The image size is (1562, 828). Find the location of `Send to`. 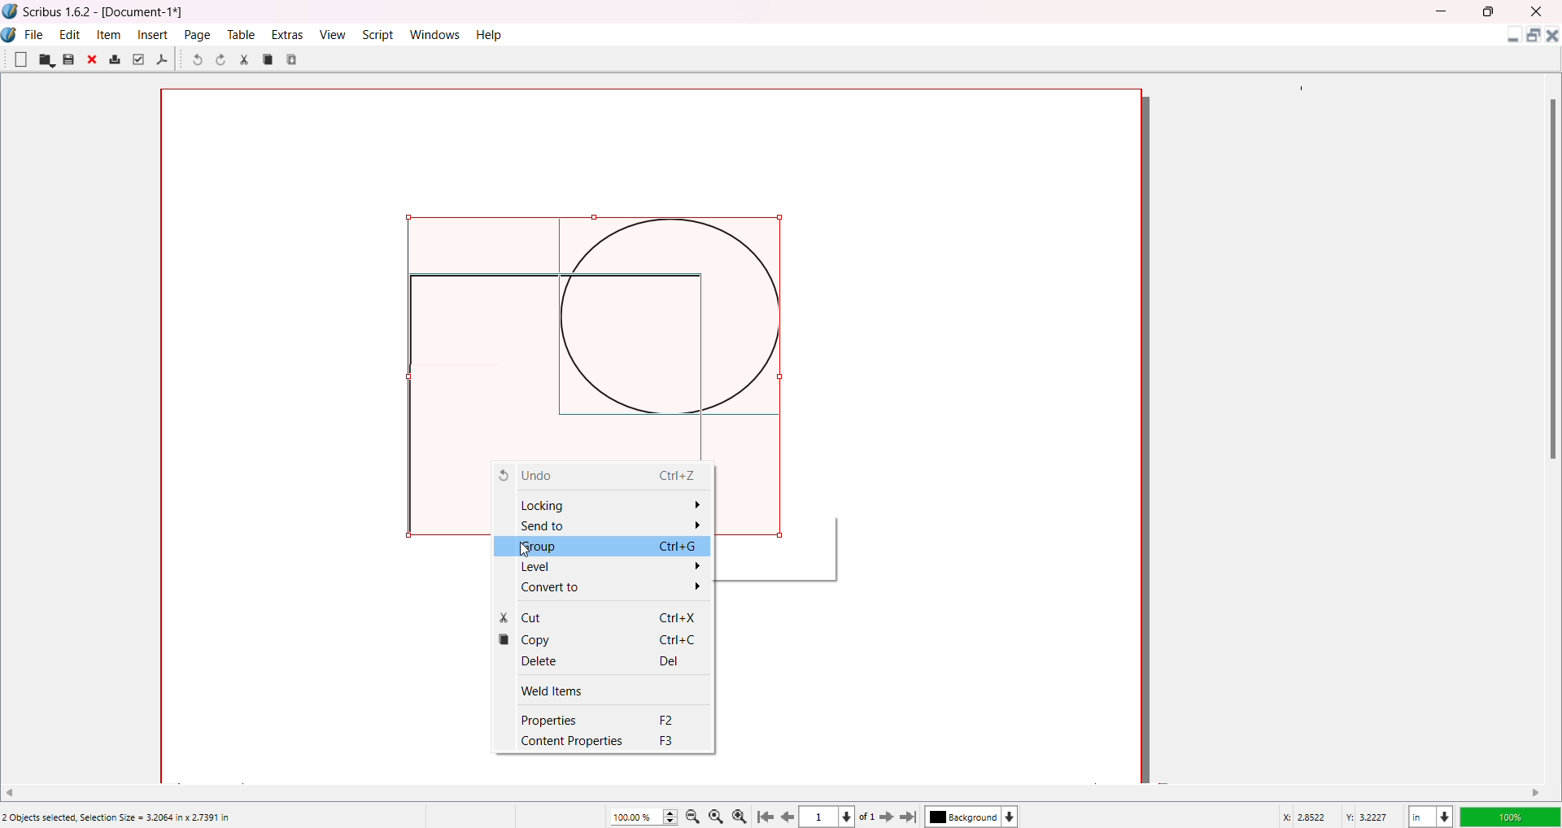

Send to is located at coordinates (612, 526).